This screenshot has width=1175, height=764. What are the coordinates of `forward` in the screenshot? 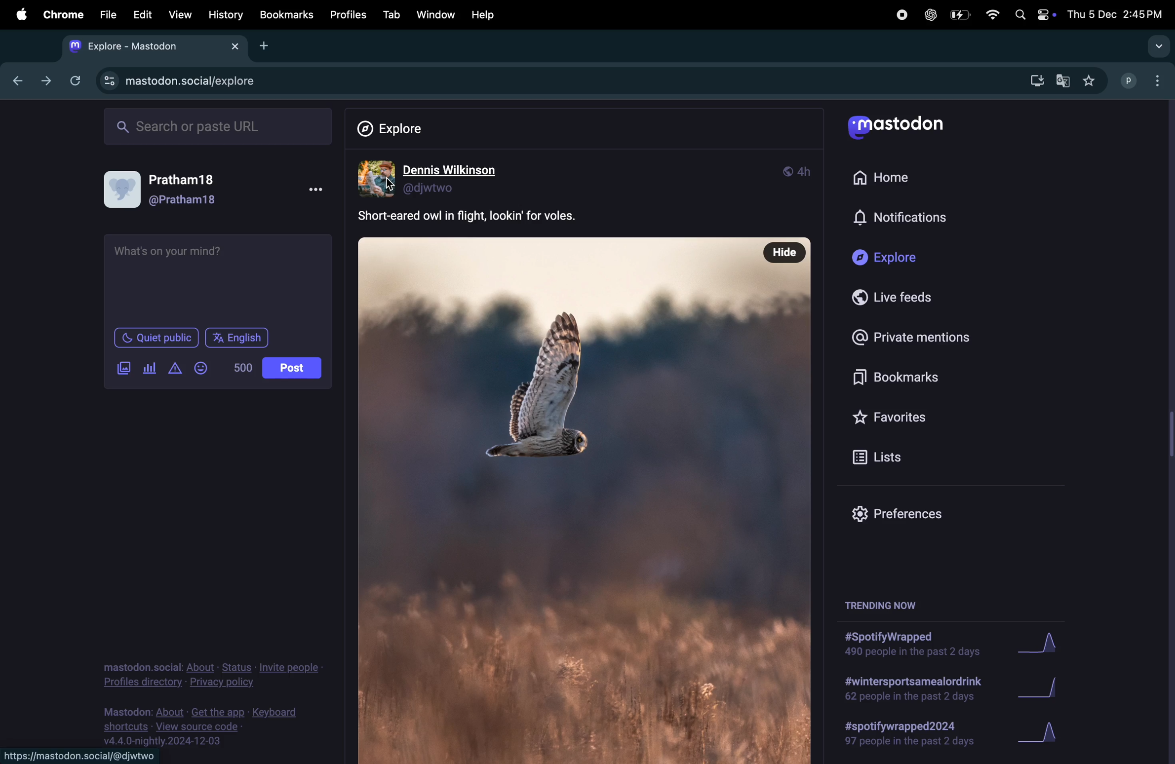 It's located at (45, 79).